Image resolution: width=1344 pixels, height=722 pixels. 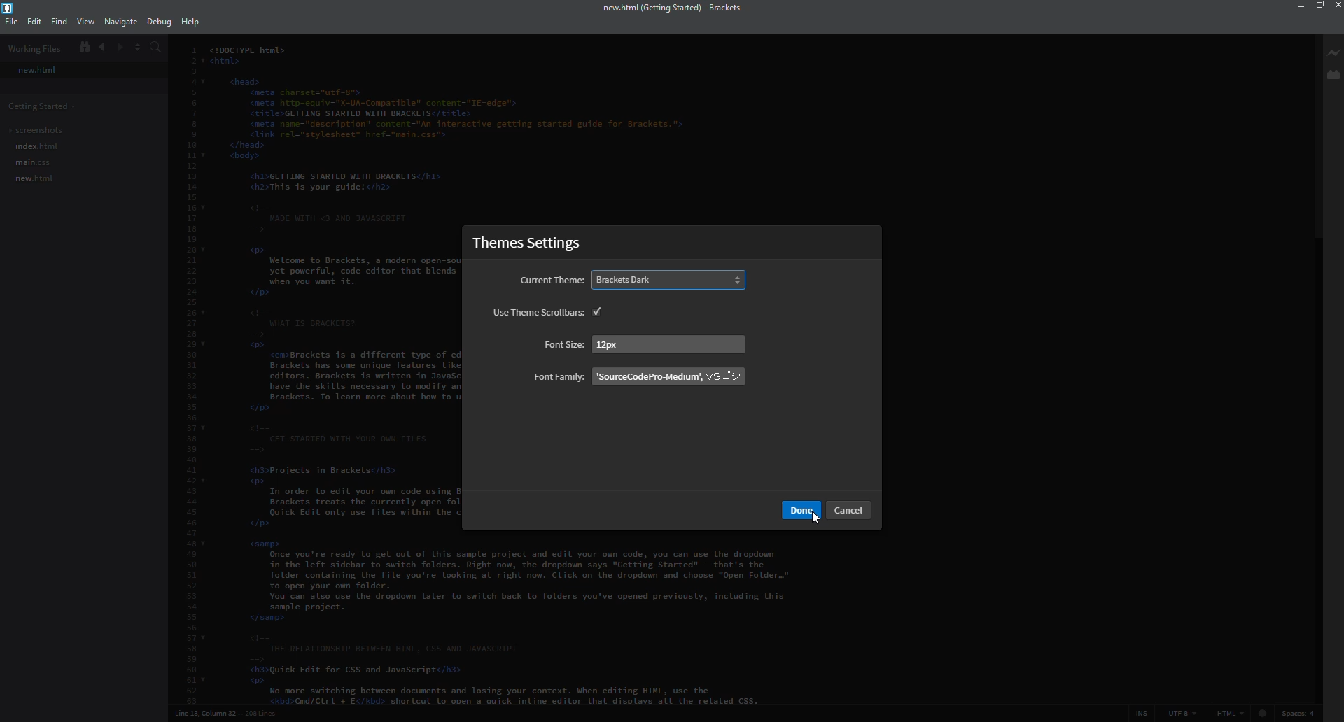 What do you see at coordinates (1335, 52) in the screenshot?
I see `live preview` at bounding box center [1335, 52].